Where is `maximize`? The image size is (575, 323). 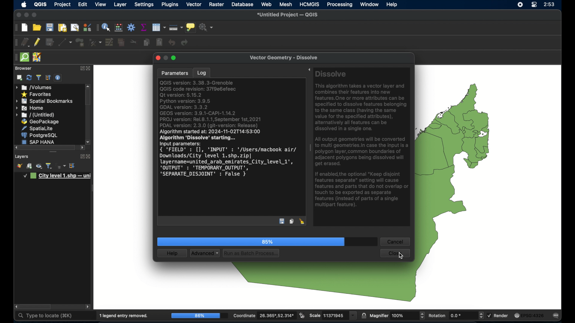 maximize is located at coordinates (18, 15).